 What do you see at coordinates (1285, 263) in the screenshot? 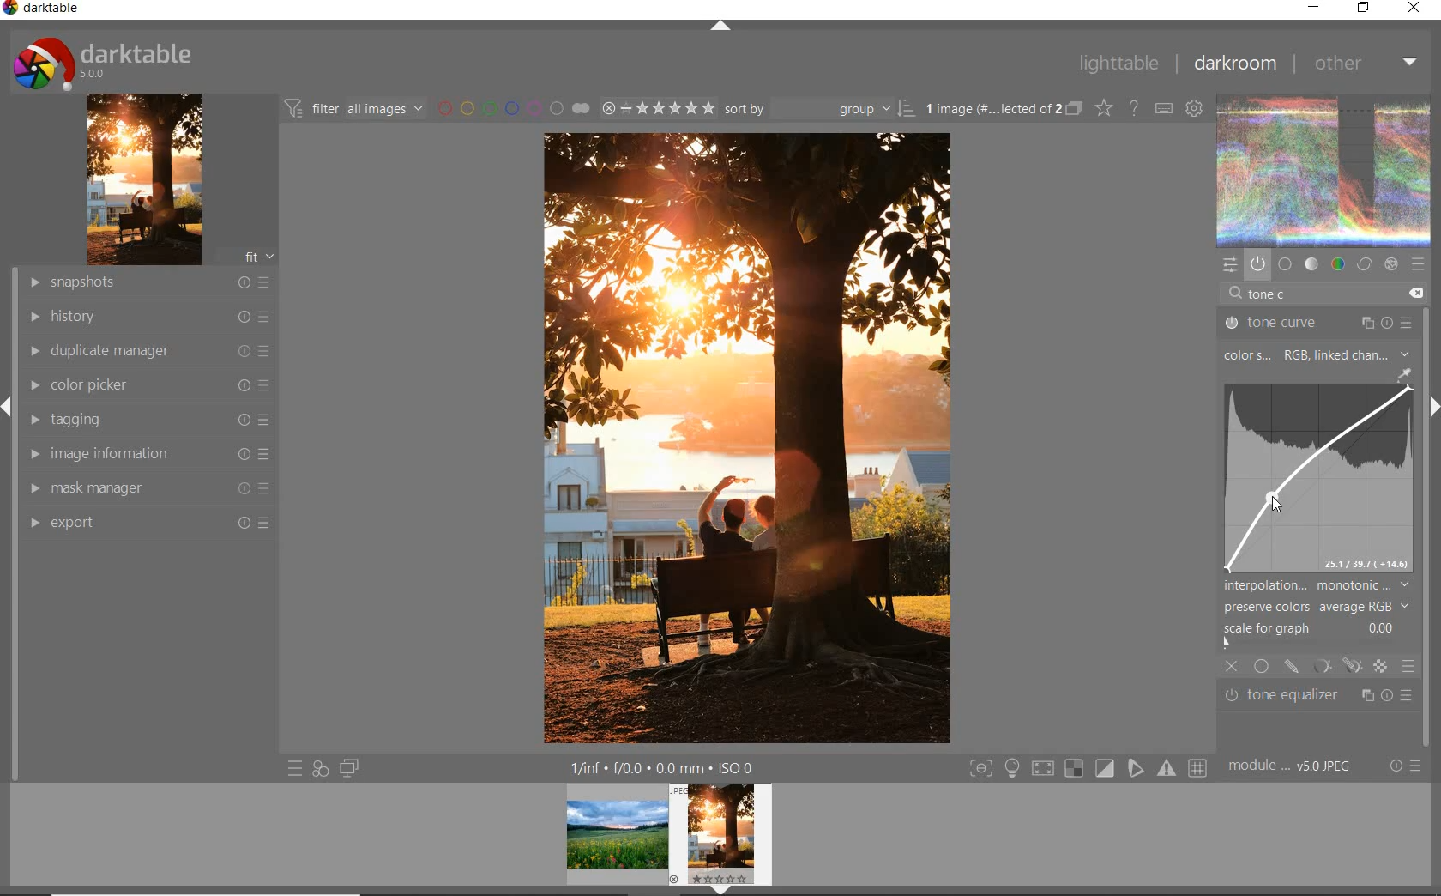
I see `base` at bounding box center [1285, 263].